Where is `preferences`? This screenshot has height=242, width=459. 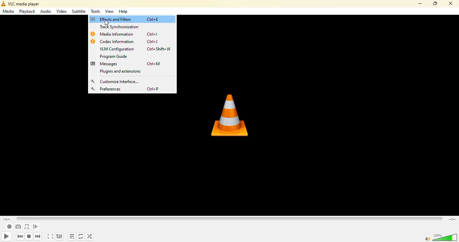 preferences is located at coordinates (114, 89).